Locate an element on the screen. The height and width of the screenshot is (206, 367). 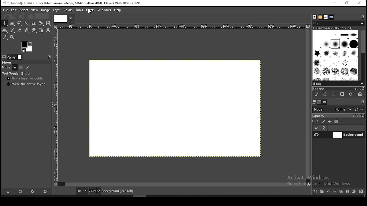
text tool is located at coordinates (48, 30).